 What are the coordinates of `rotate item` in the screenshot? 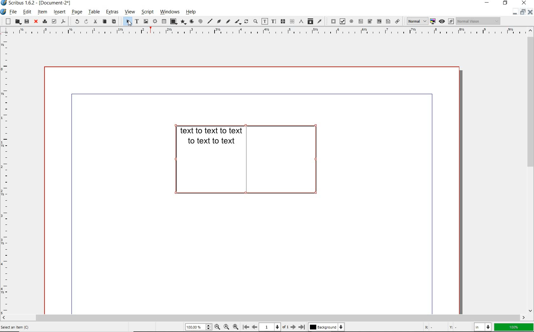 It's located at (246, 22).